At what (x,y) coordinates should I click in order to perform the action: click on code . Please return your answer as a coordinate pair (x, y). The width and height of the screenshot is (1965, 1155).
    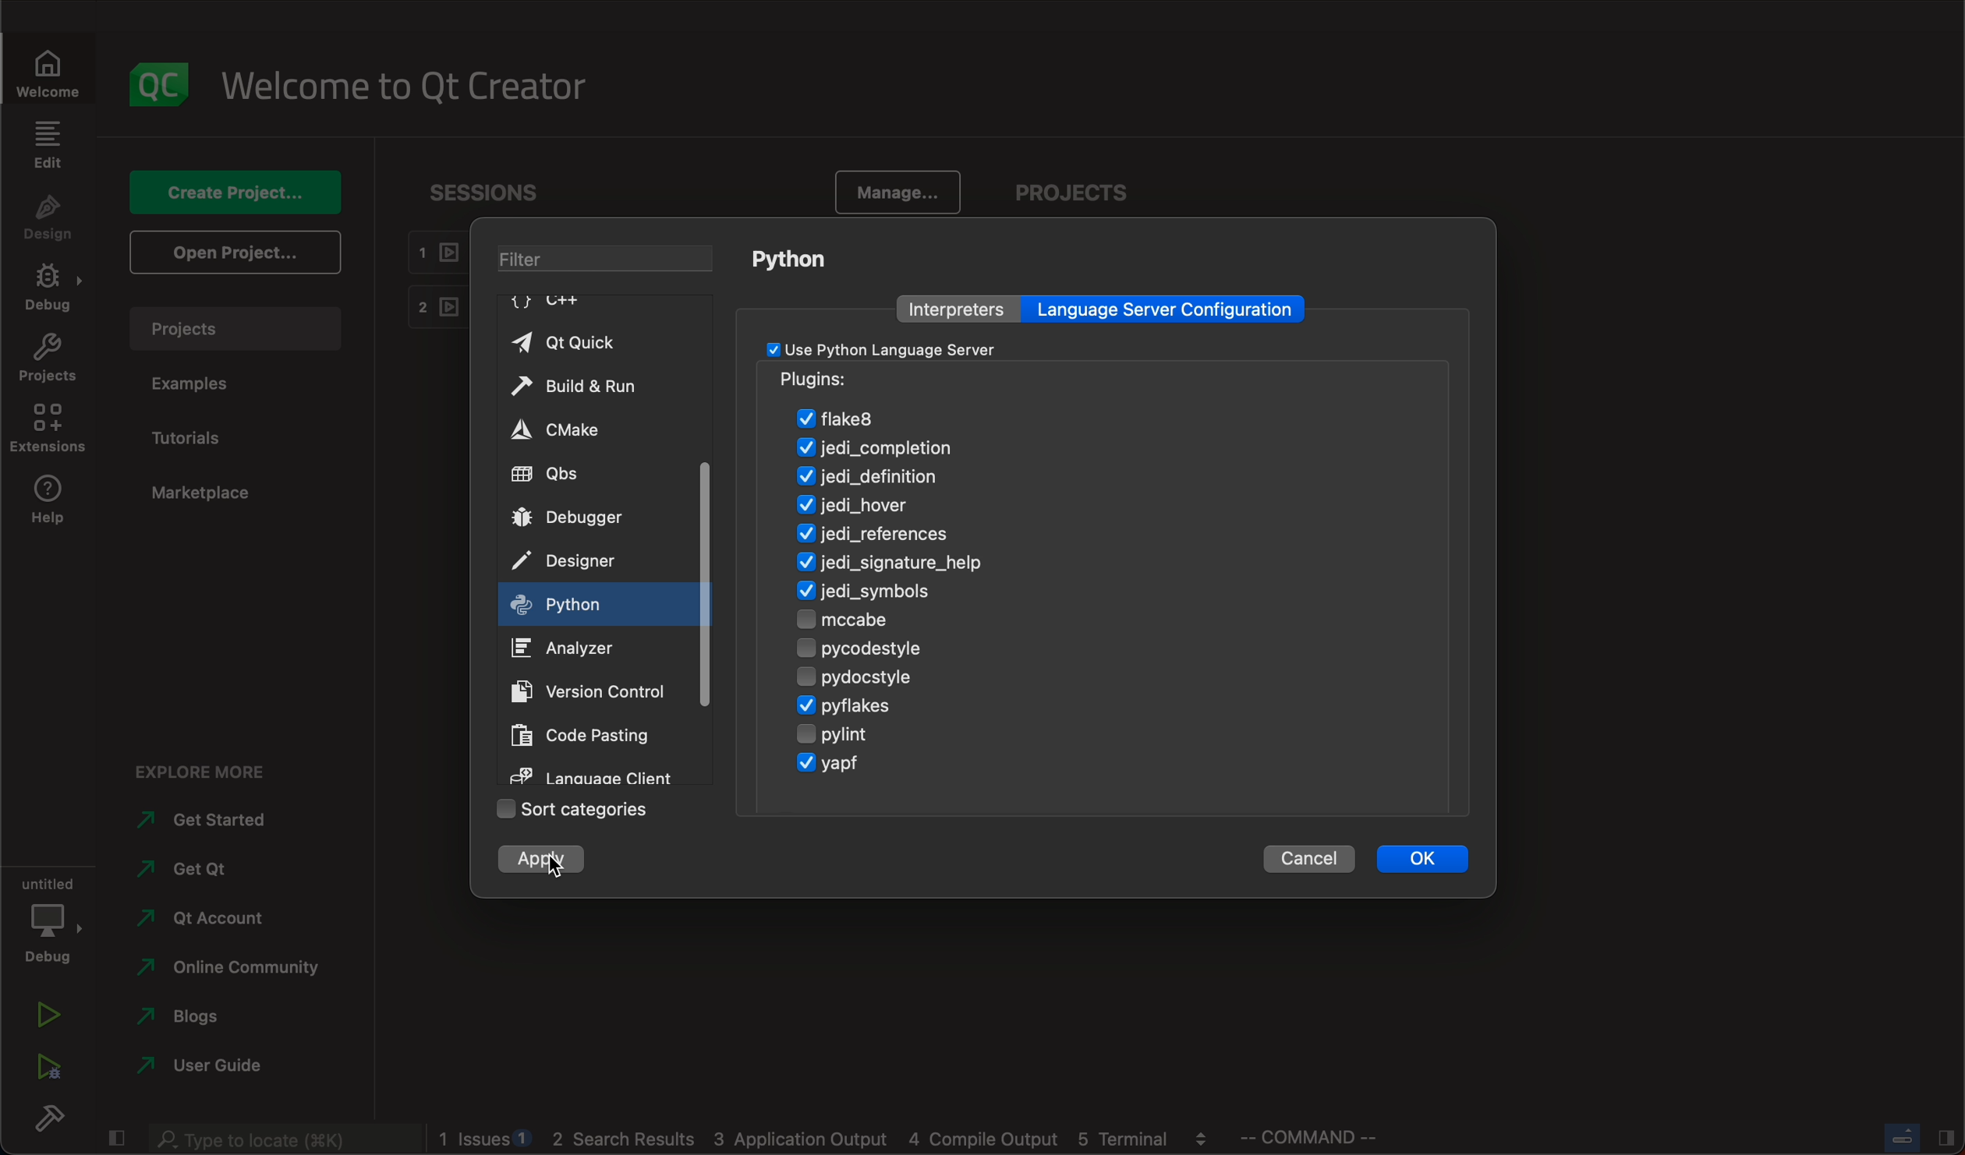
    Looking at the image, I should click on (589, 731).